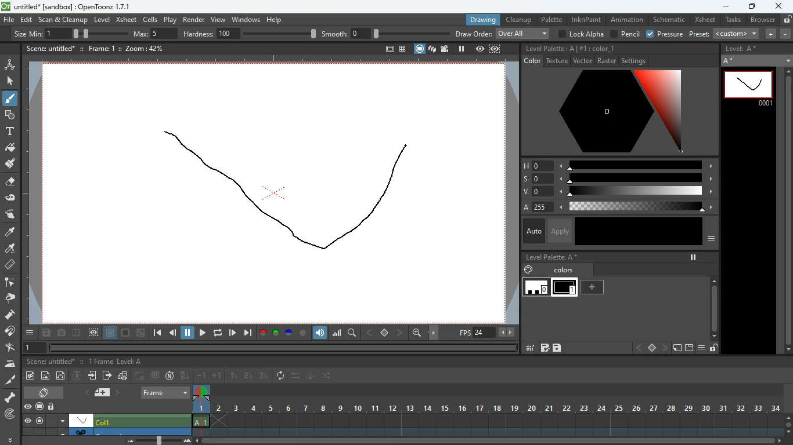 Image resolution: width=793 pixels, height=445 pixels. What do you see at coordinates (201, 375) in the screenshot?
I see `-1` at bounding box center [201, 375].